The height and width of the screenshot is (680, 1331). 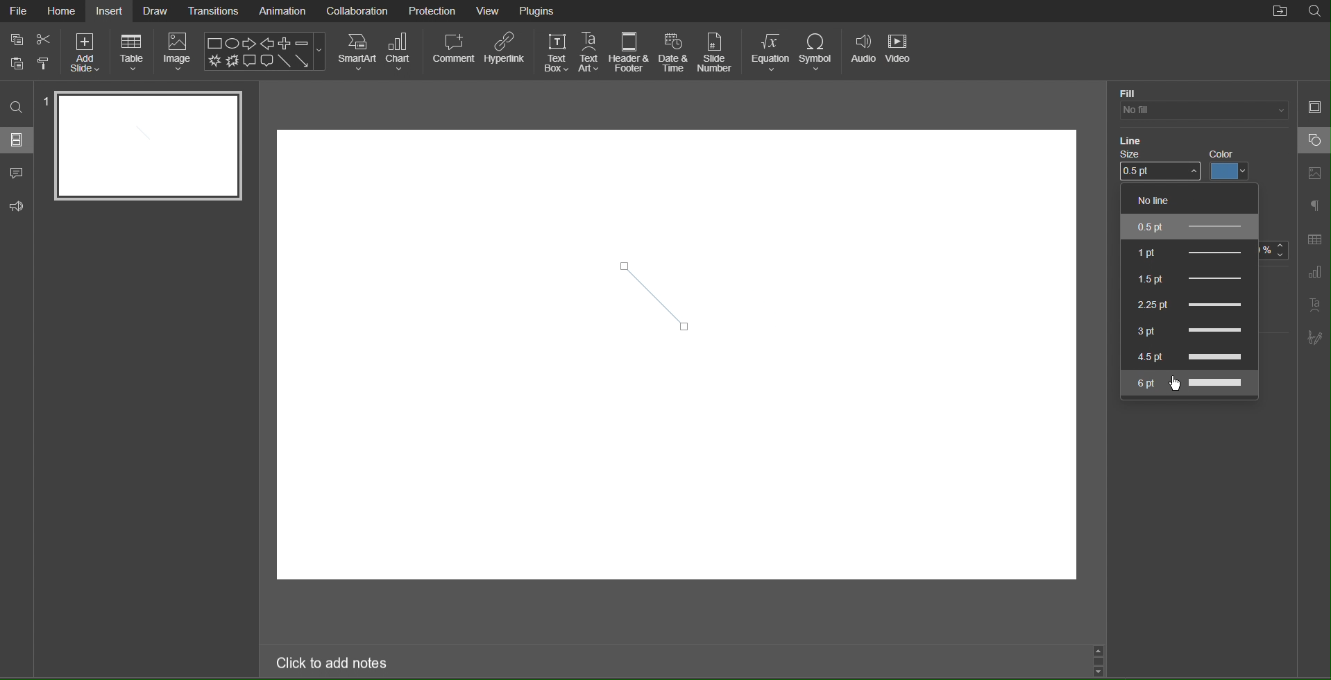 I want to click on Comment, so click(x=452, y=52).